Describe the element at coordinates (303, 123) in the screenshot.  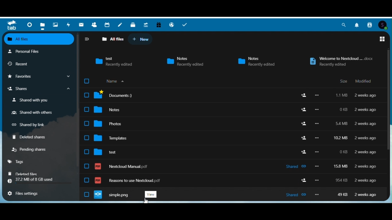
I see `add` at that location.